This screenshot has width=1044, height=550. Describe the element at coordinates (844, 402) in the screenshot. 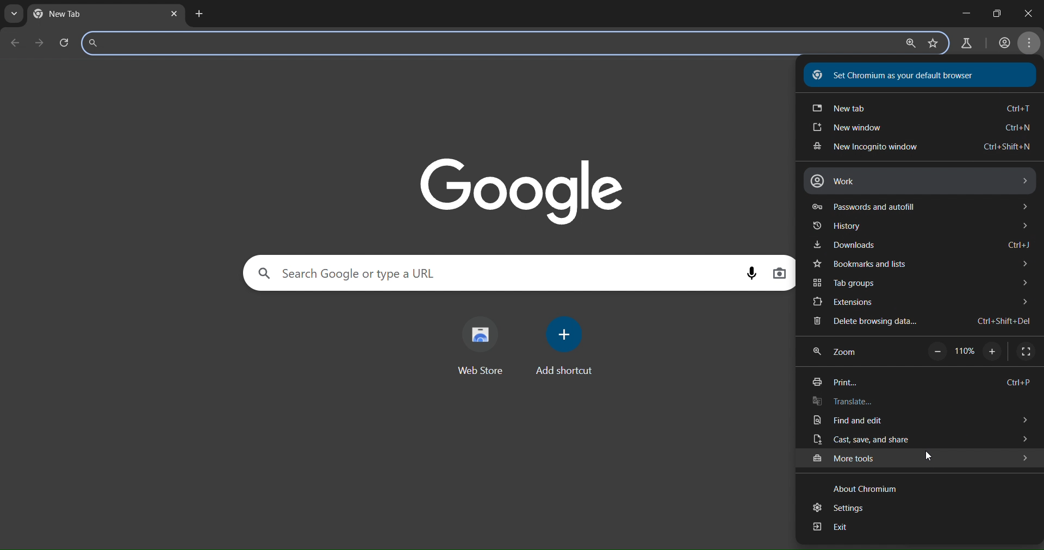

I see `translate` at that location.